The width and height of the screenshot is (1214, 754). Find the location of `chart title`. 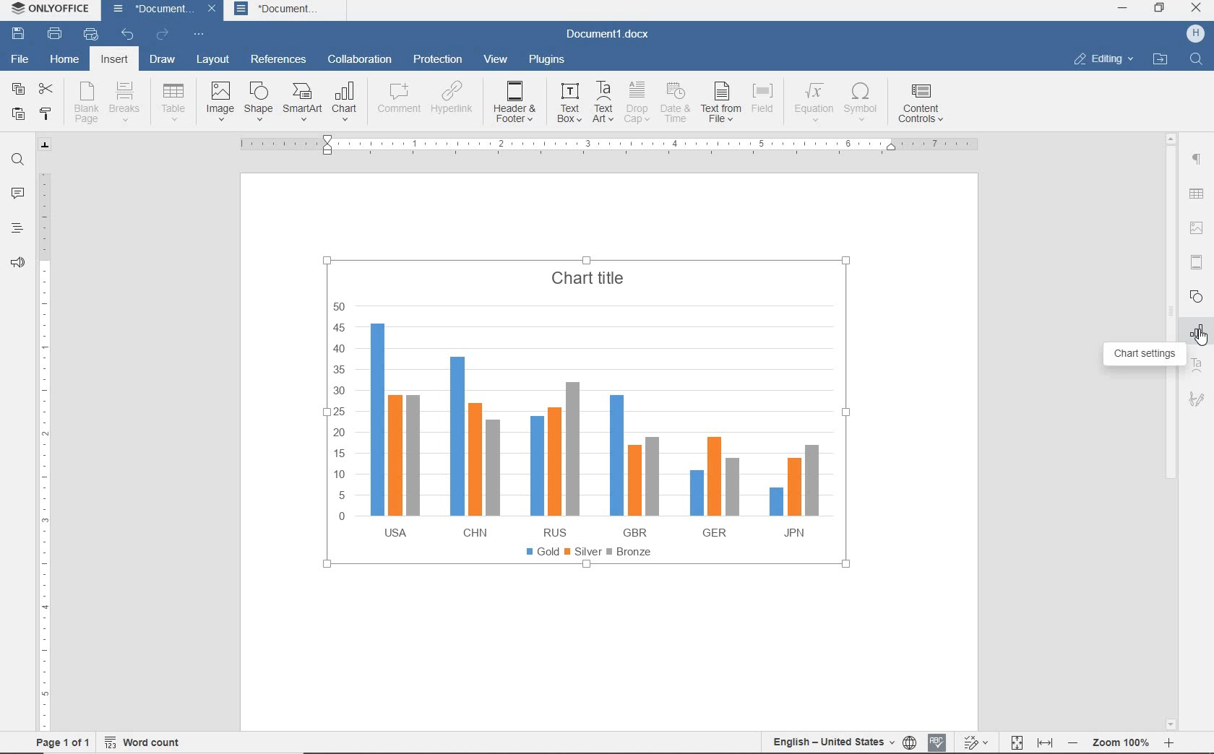

chart title is located at coordinates (587, 278).